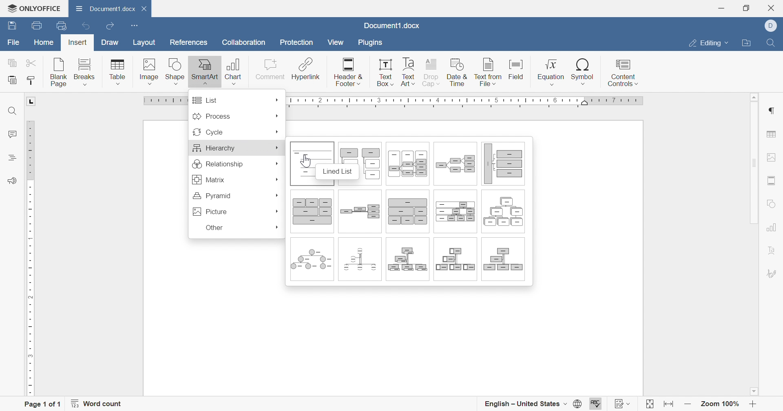 Image resolution: width=783 pixels, height=411 pixels. I want to click on Feedback & Support, so click(9, 181).